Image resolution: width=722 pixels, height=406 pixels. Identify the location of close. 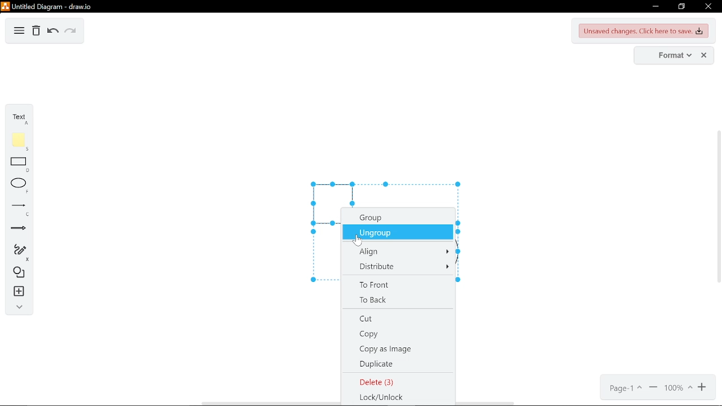
(708, 6).